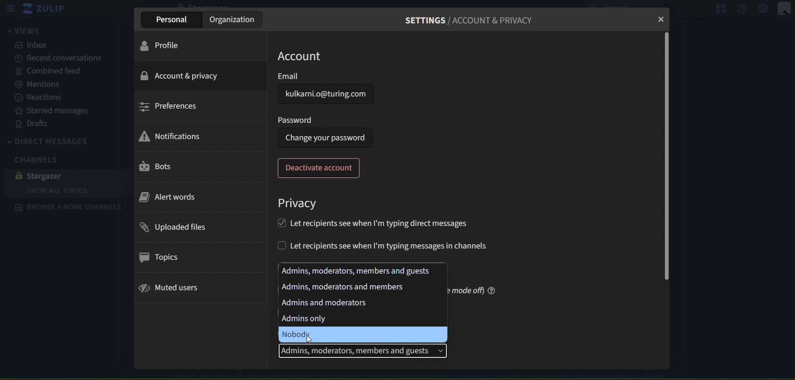 This screenshot has height=380, width=795. Describe the element at coordinates (233, 19) in the screenshot. I see `organization` at that location.